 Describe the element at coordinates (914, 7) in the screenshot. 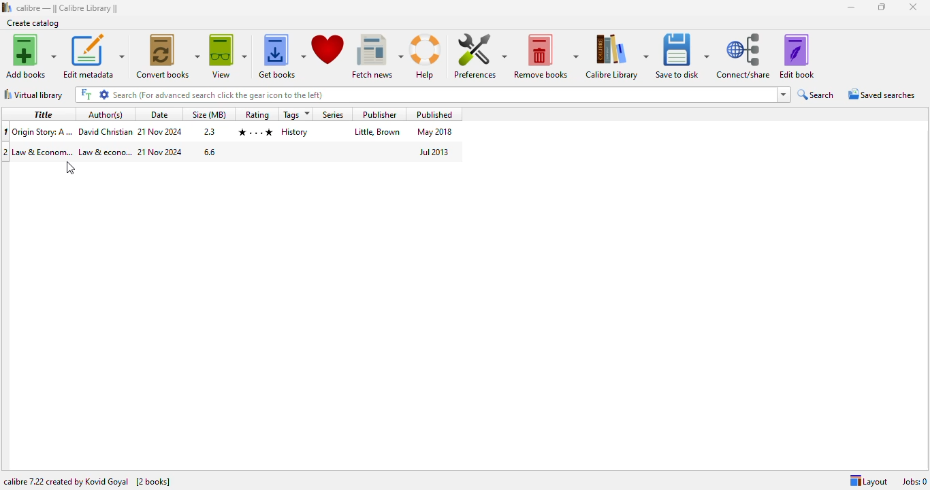

I see `close` at that location.